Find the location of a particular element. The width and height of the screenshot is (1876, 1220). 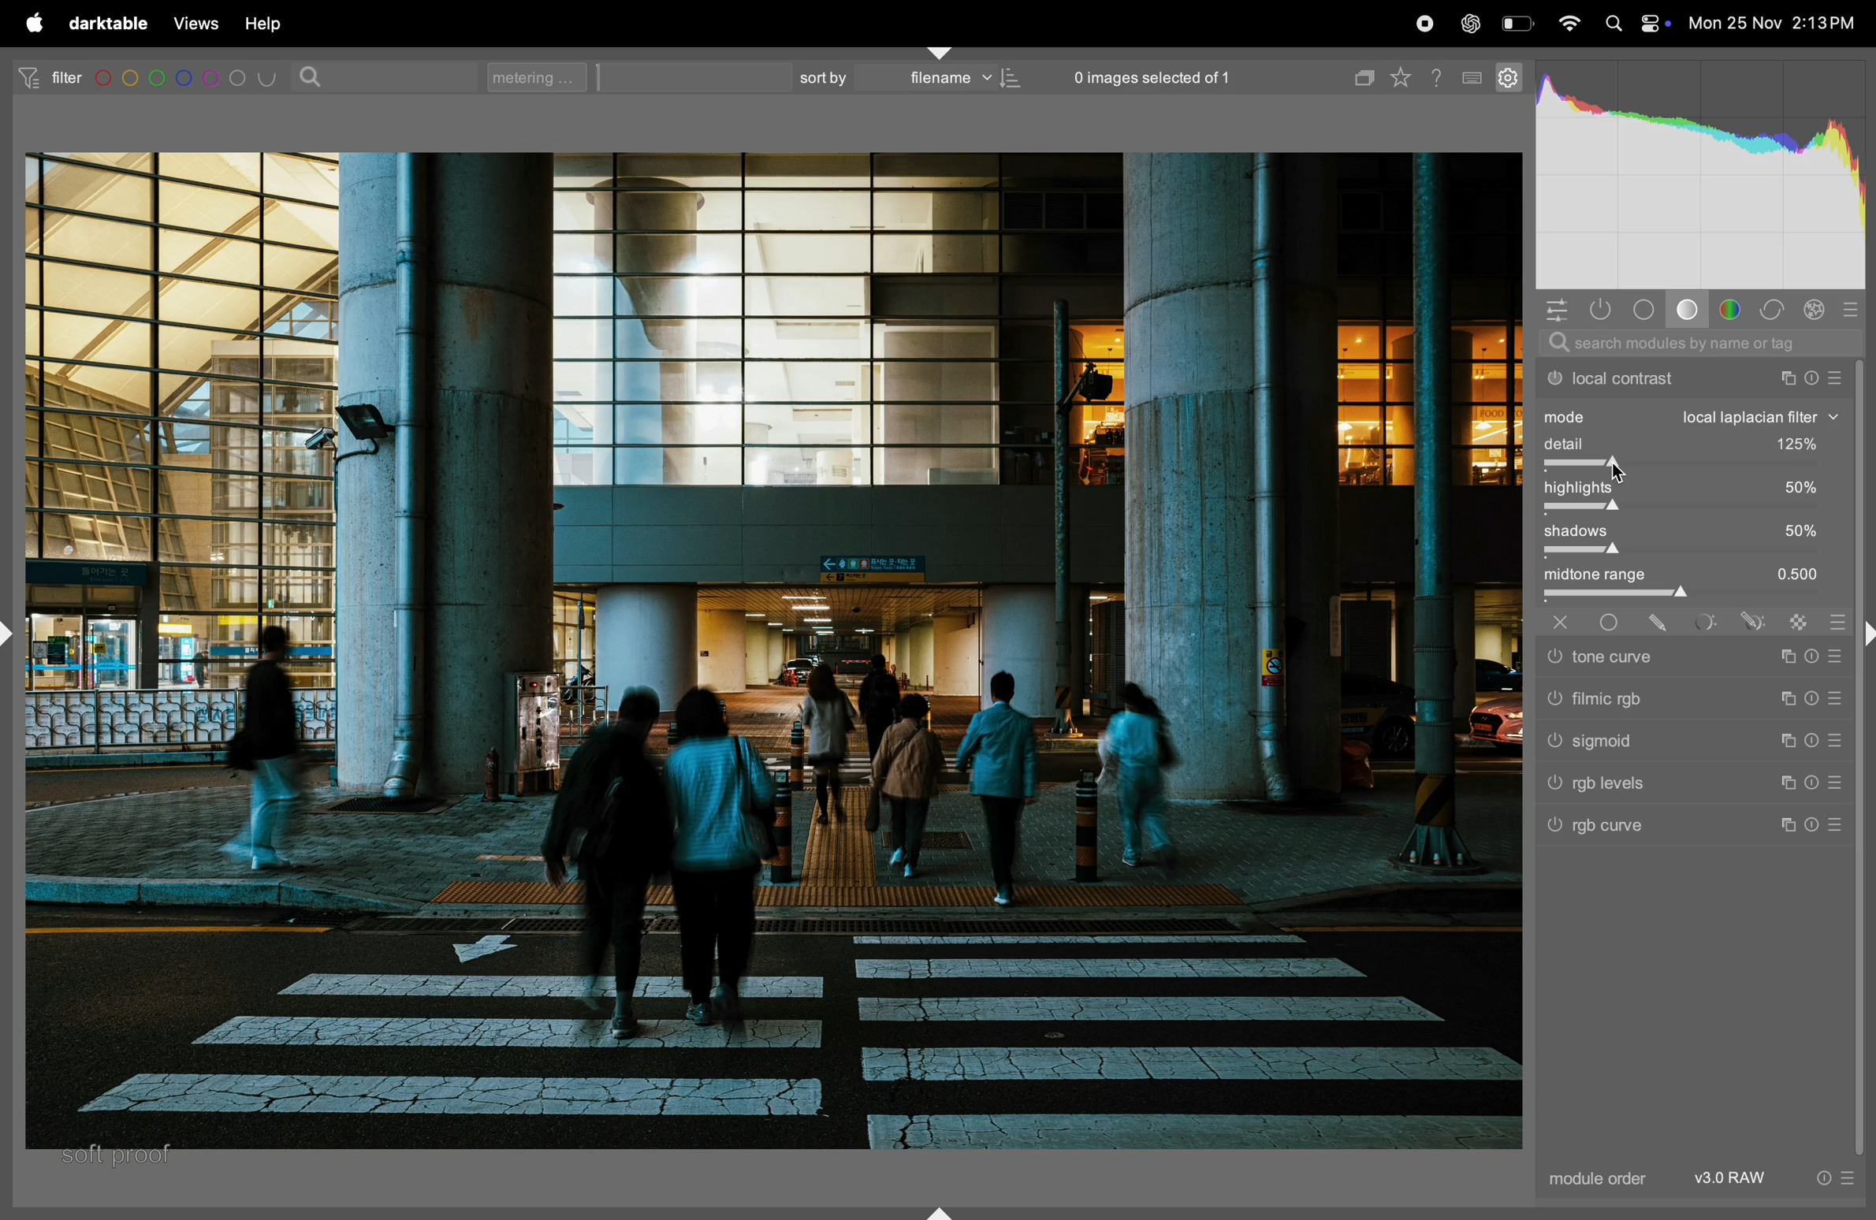

date and time is located at coordinates (1774, 24).